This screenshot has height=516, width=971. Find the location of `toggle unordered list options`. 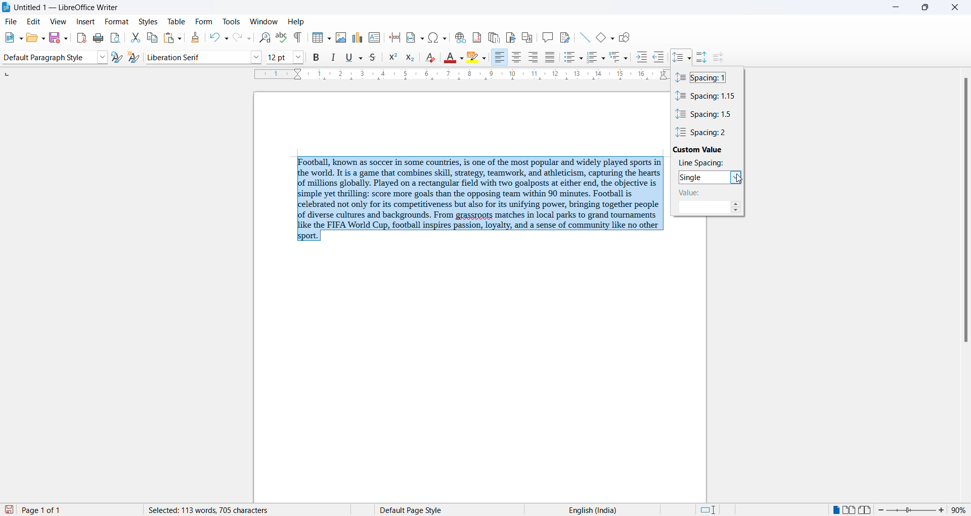

toggle unordered list options is located at coordinates (580, 59).